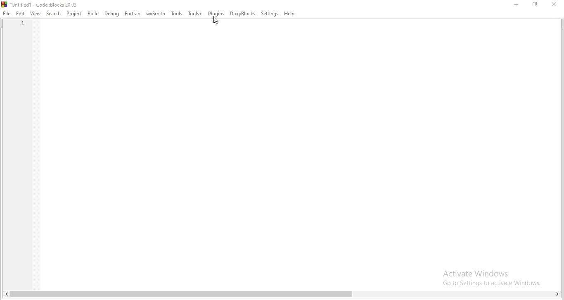 This screenshot has width=564, height=300. What do you see at coordinates (216, 20) in the screenshot?
I see `cursor` at bounding box center [216, 20].